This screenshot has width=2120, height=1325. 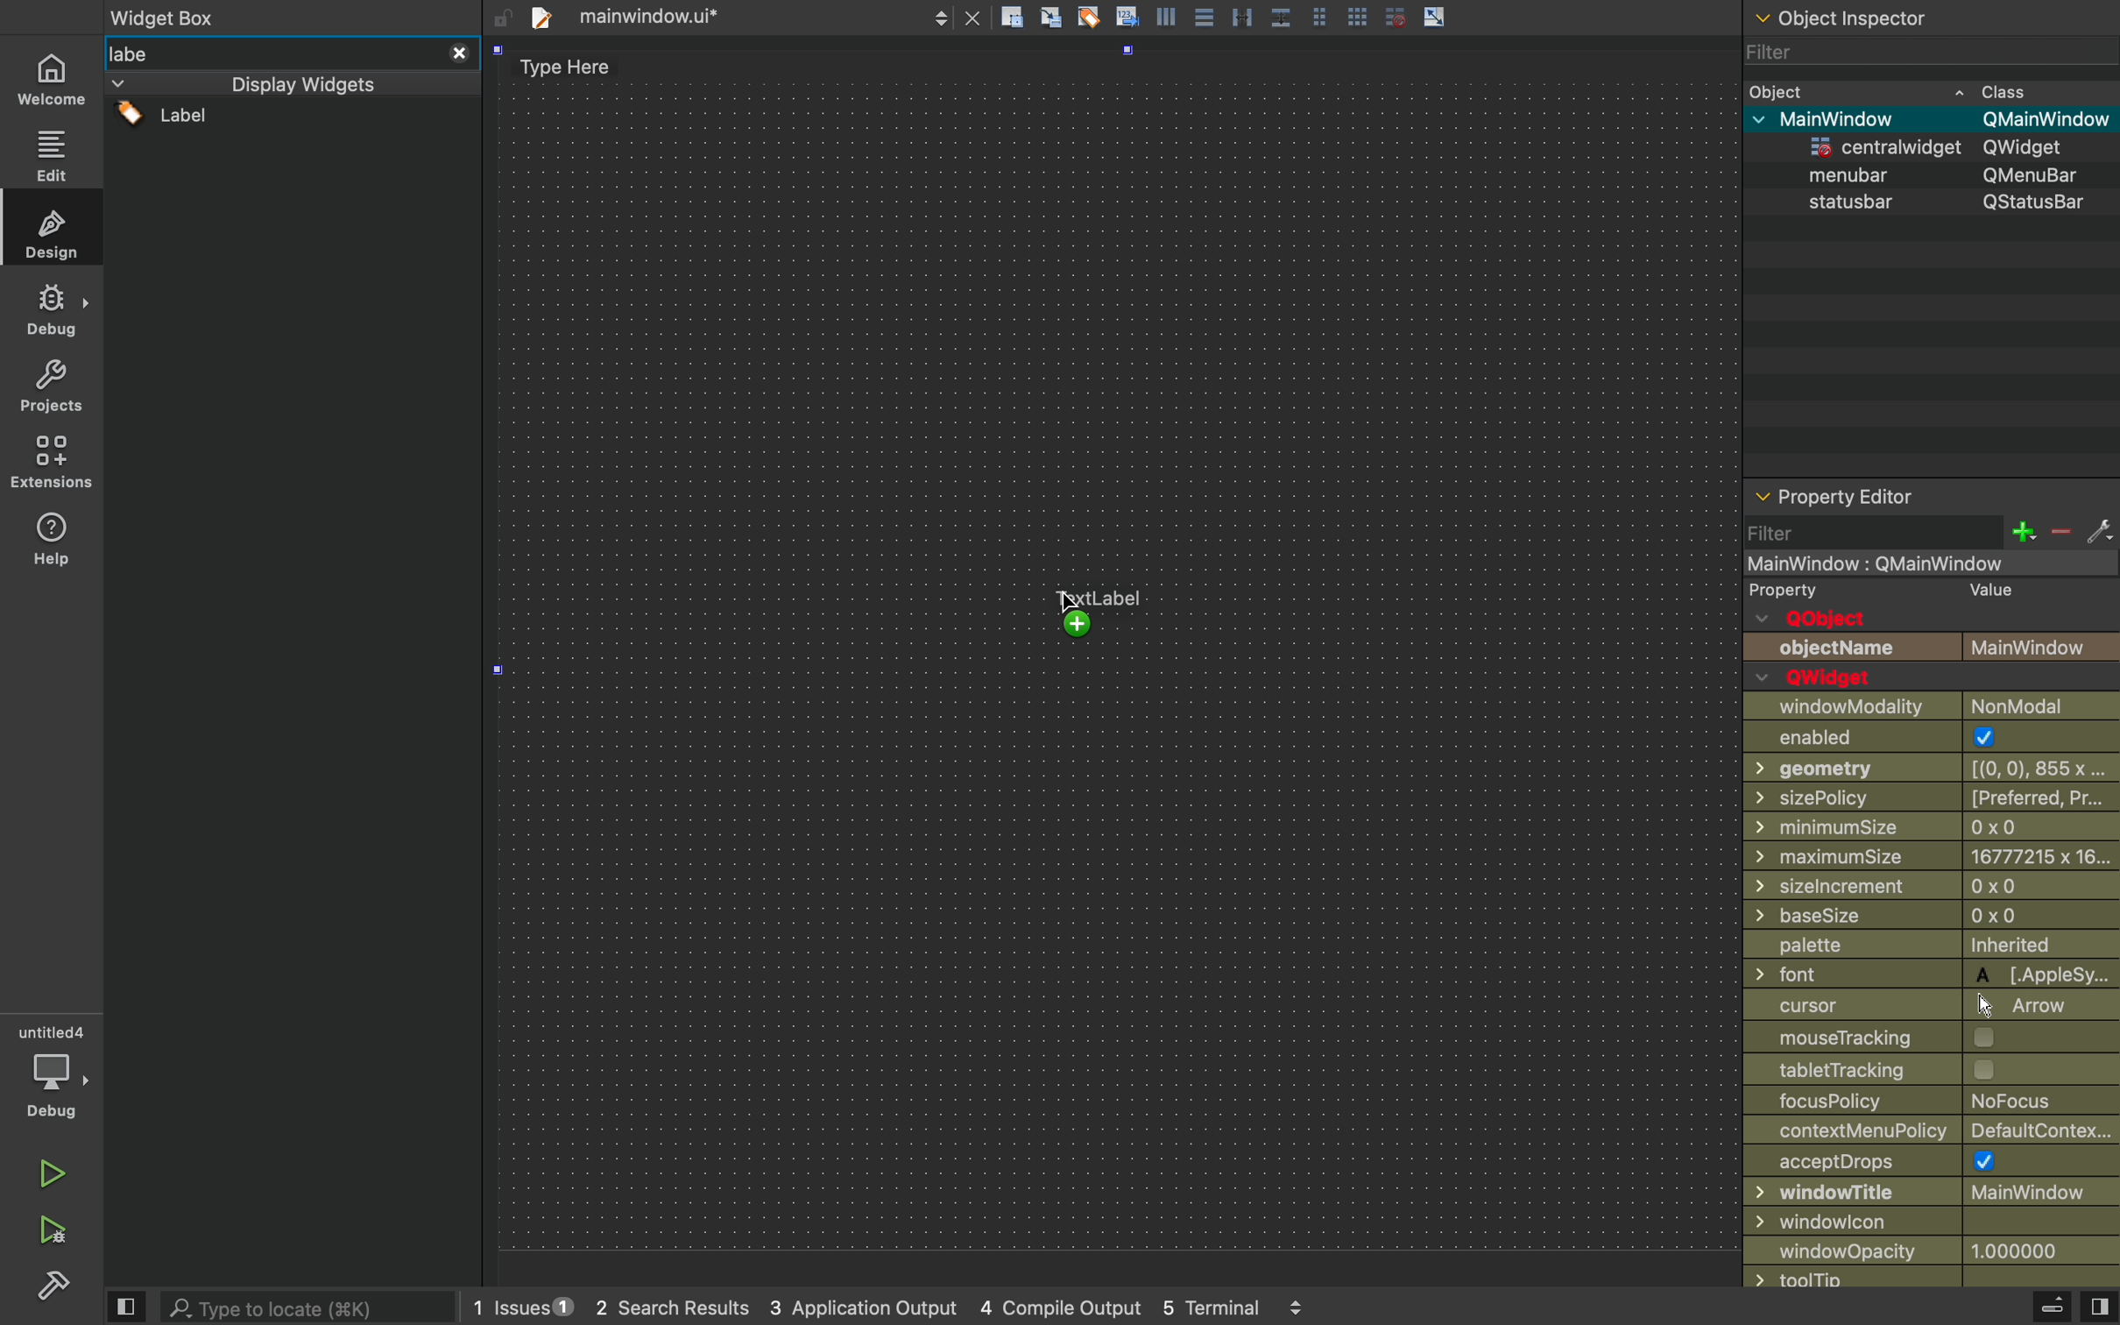 What do you see at coordinates (46, 1287) in the screenshot?
I see `settingd` at bounding box center [46, 1287].